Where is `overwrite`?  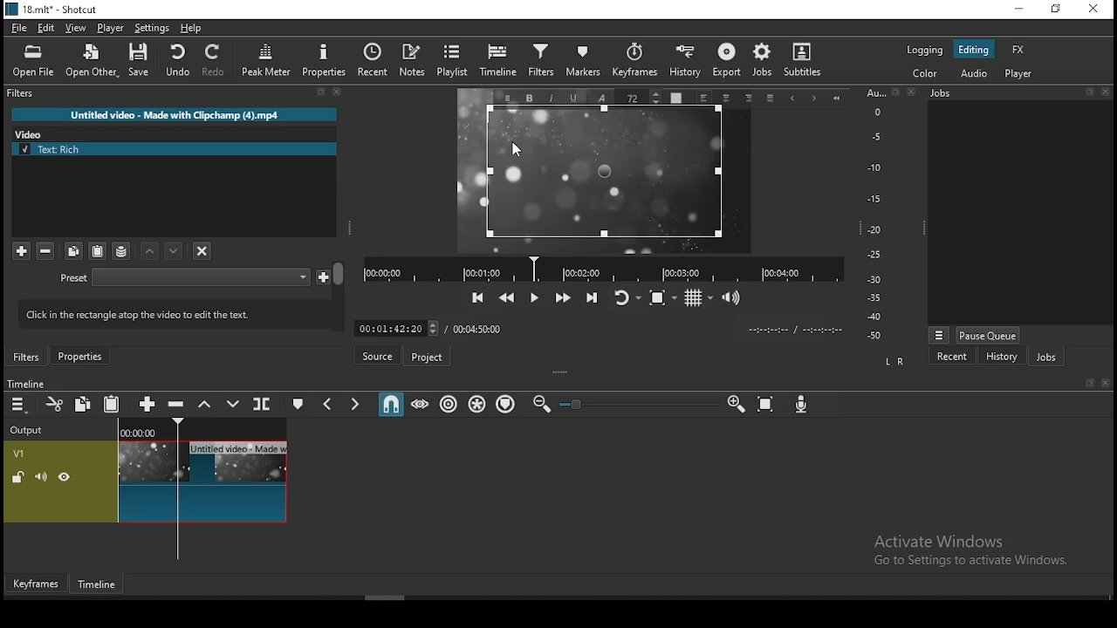
overwrite is located at coordinates (232, 403).